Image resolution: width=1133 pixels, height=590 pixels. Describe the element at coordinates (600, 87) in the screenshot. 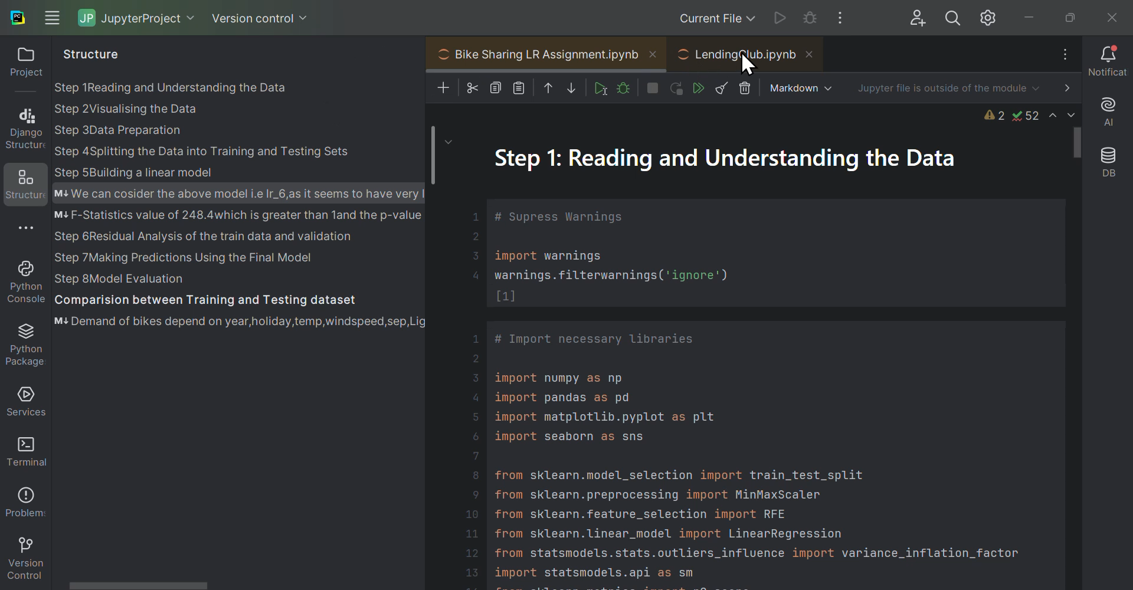

I see `Run cell` at that location.